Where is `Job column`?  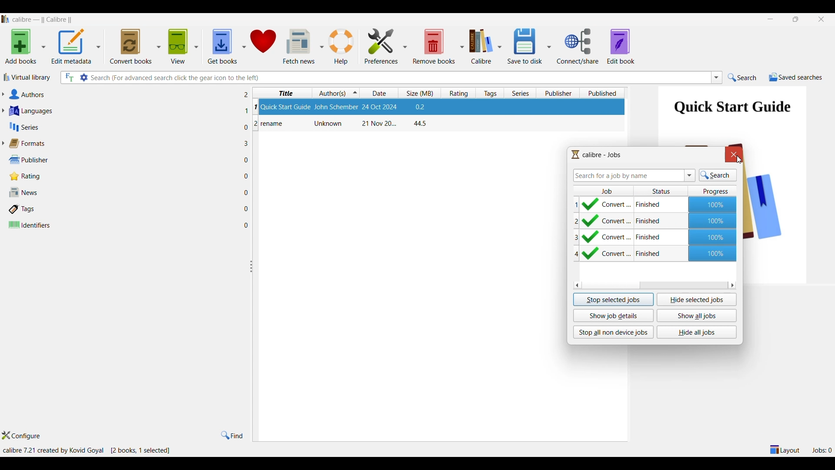
Job column is located at coordinates (603, 191).